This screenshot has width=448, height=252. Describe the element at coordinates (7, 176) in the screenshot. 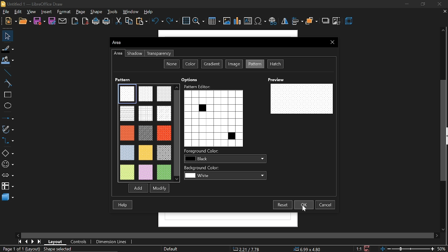

I see `arrow` at that location.